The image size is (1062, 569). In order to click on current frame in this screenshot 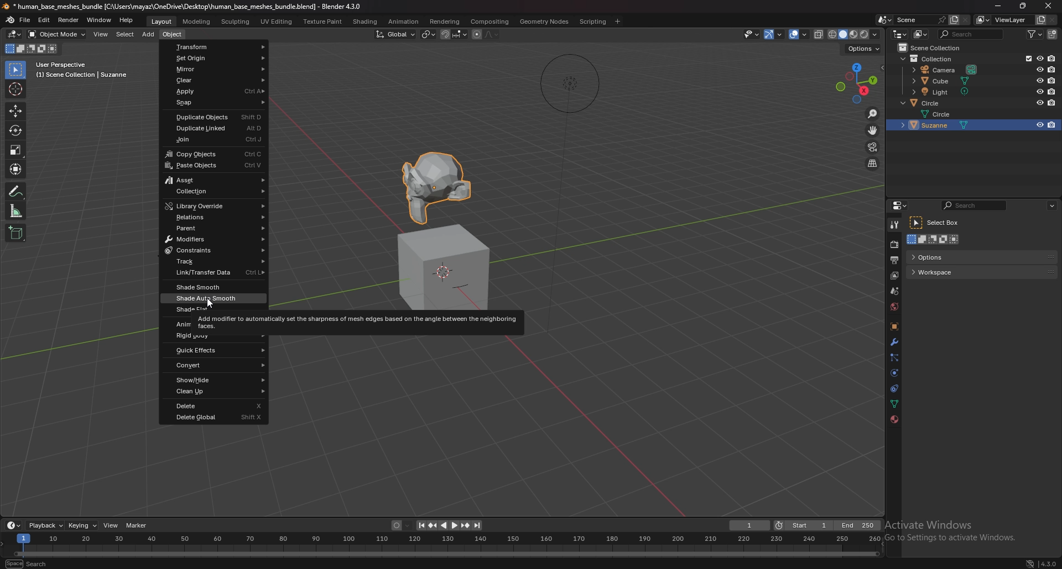, I will do `click(751, 525)`.